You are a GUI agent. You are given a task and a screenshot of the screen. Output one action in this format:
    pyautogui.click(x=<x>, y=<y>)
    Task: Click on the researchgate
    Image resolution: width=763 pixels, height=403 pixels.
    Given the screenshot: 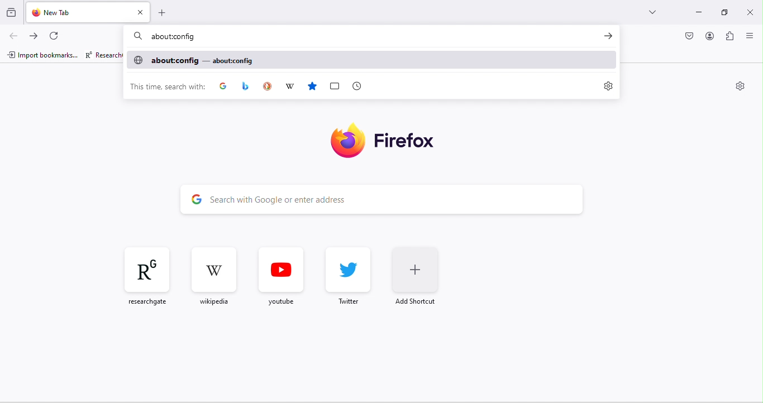 What is the action you would take?
    pyautogui.click(x=103, y=55)
    